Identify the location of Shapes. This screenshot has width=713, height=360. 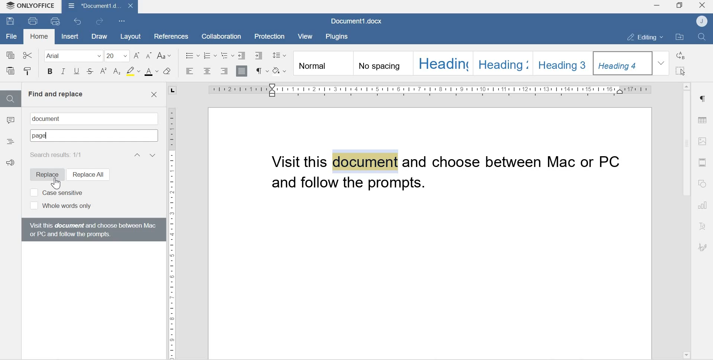
(704, 184).